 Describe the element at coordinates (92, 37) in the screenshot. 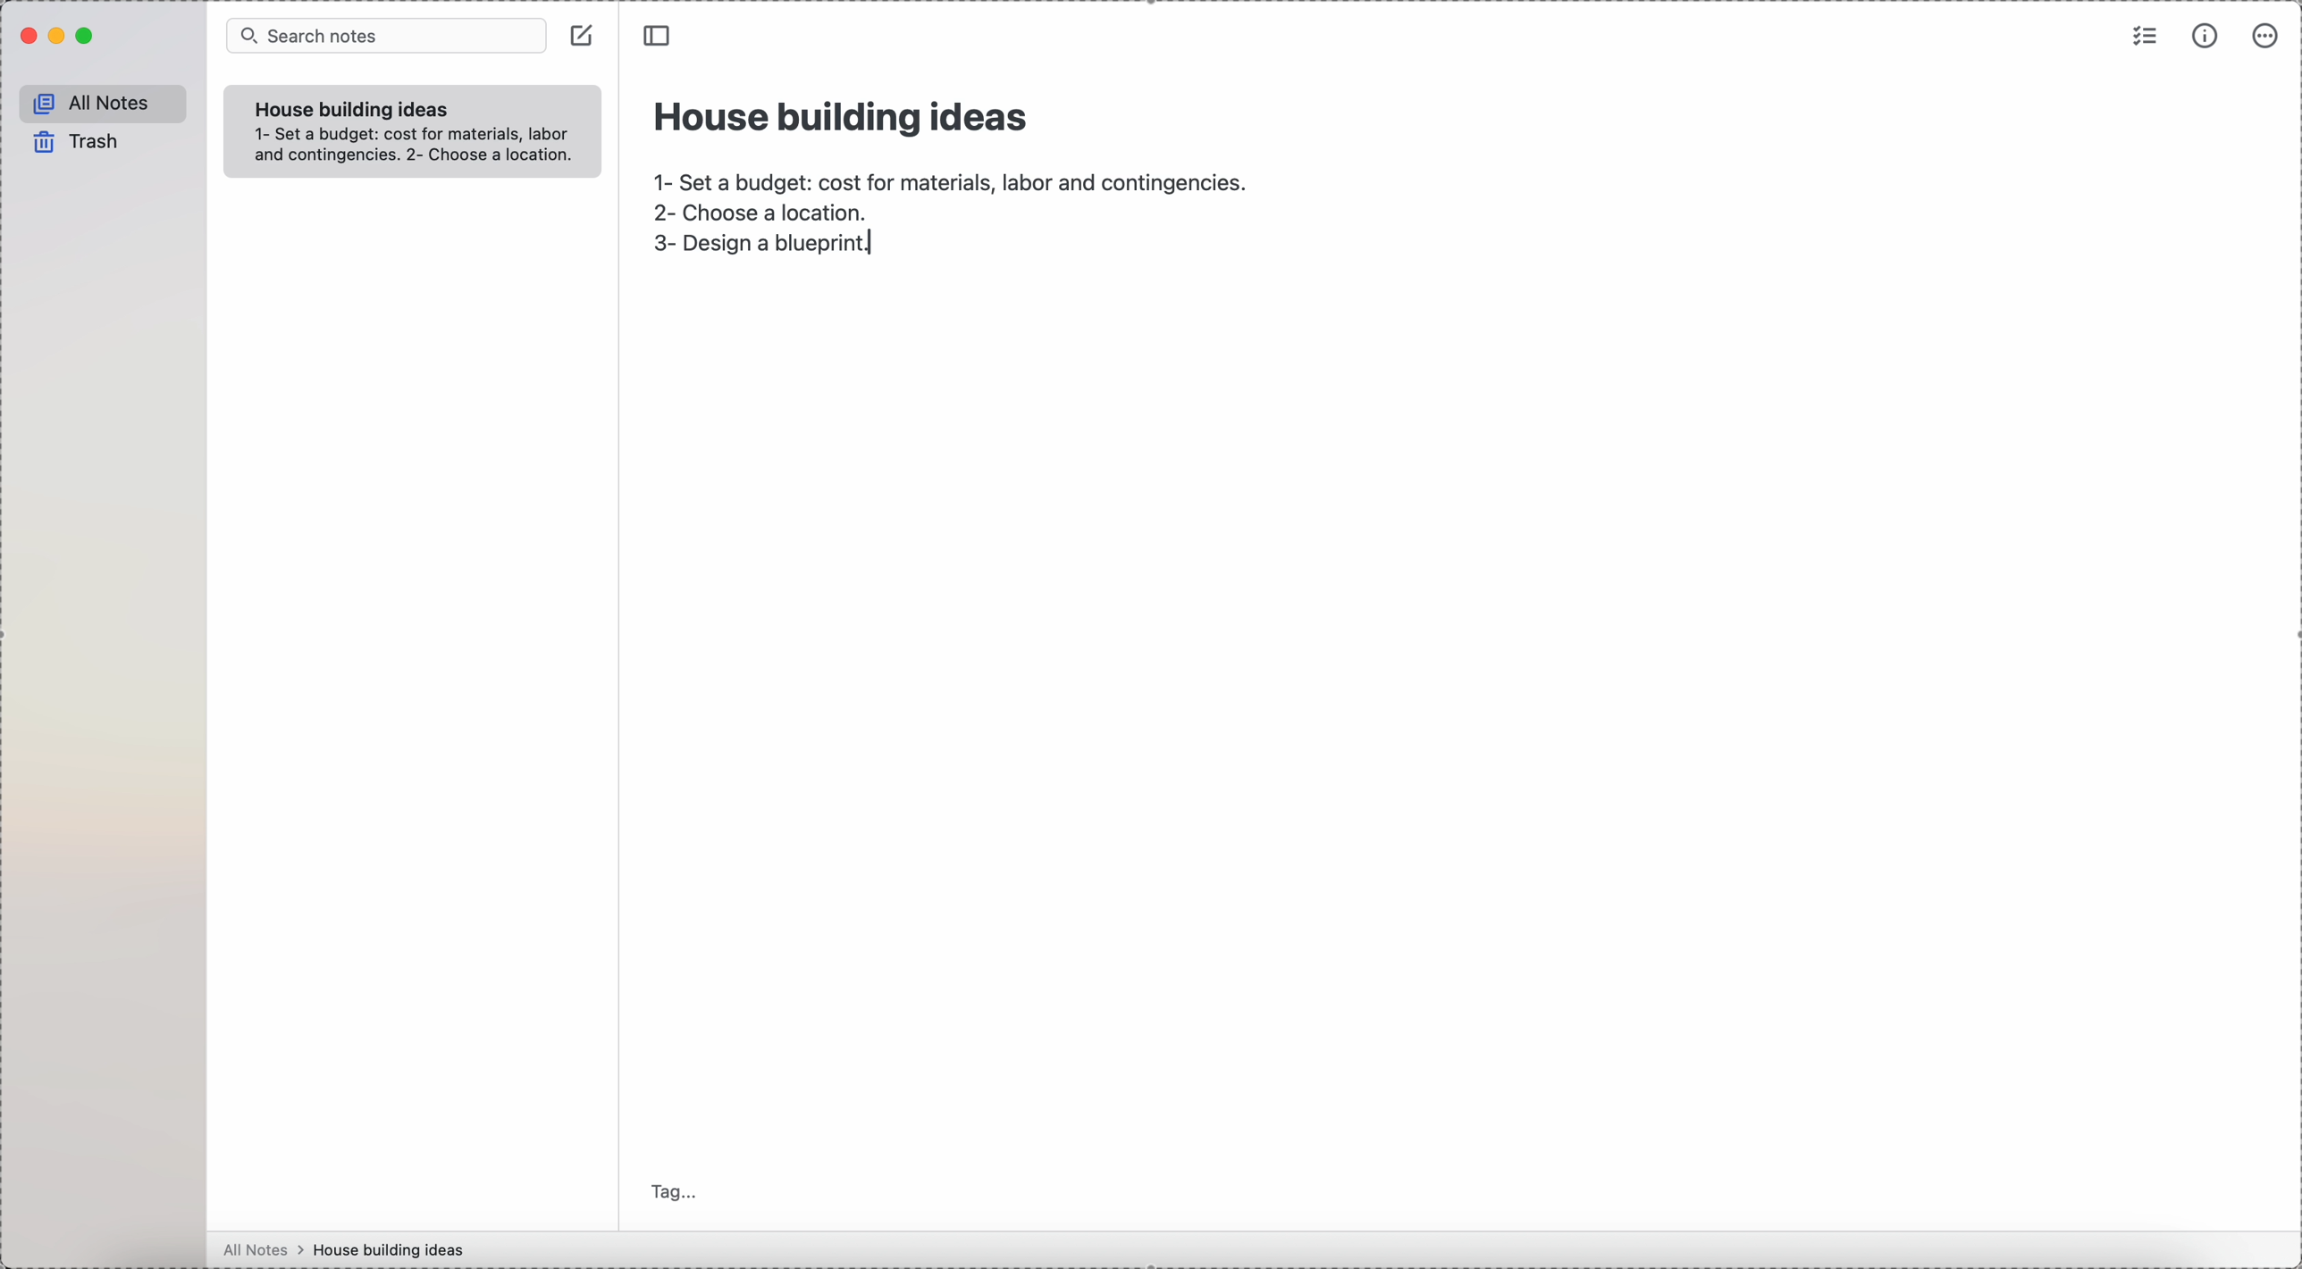

I see `maximize Simplenote` at that location.